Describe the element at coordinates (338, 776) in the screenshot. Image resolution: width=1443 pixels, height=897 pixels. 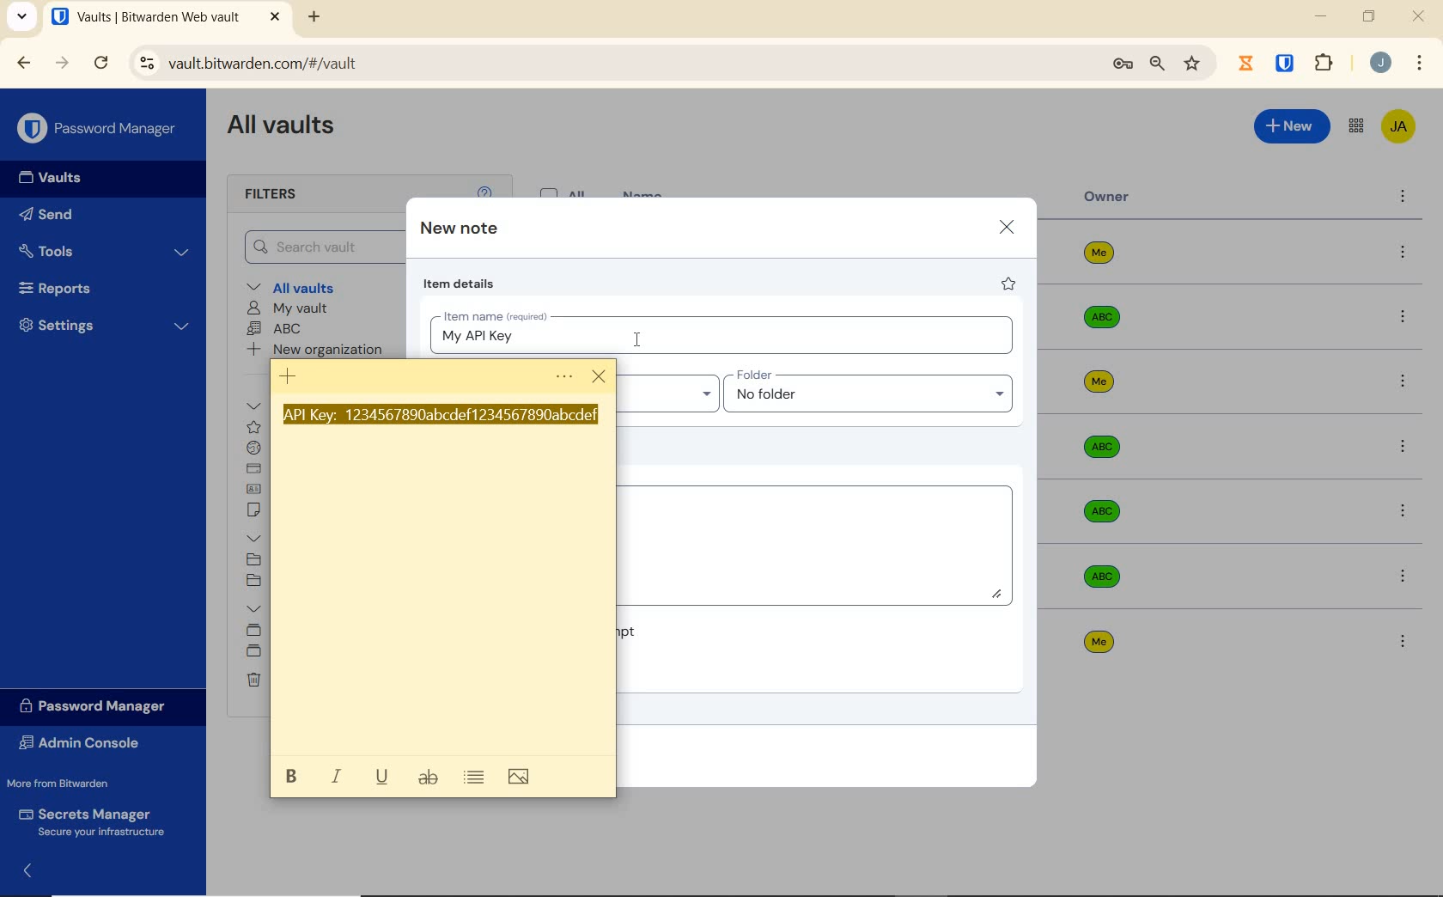
I see `italic` at that location.